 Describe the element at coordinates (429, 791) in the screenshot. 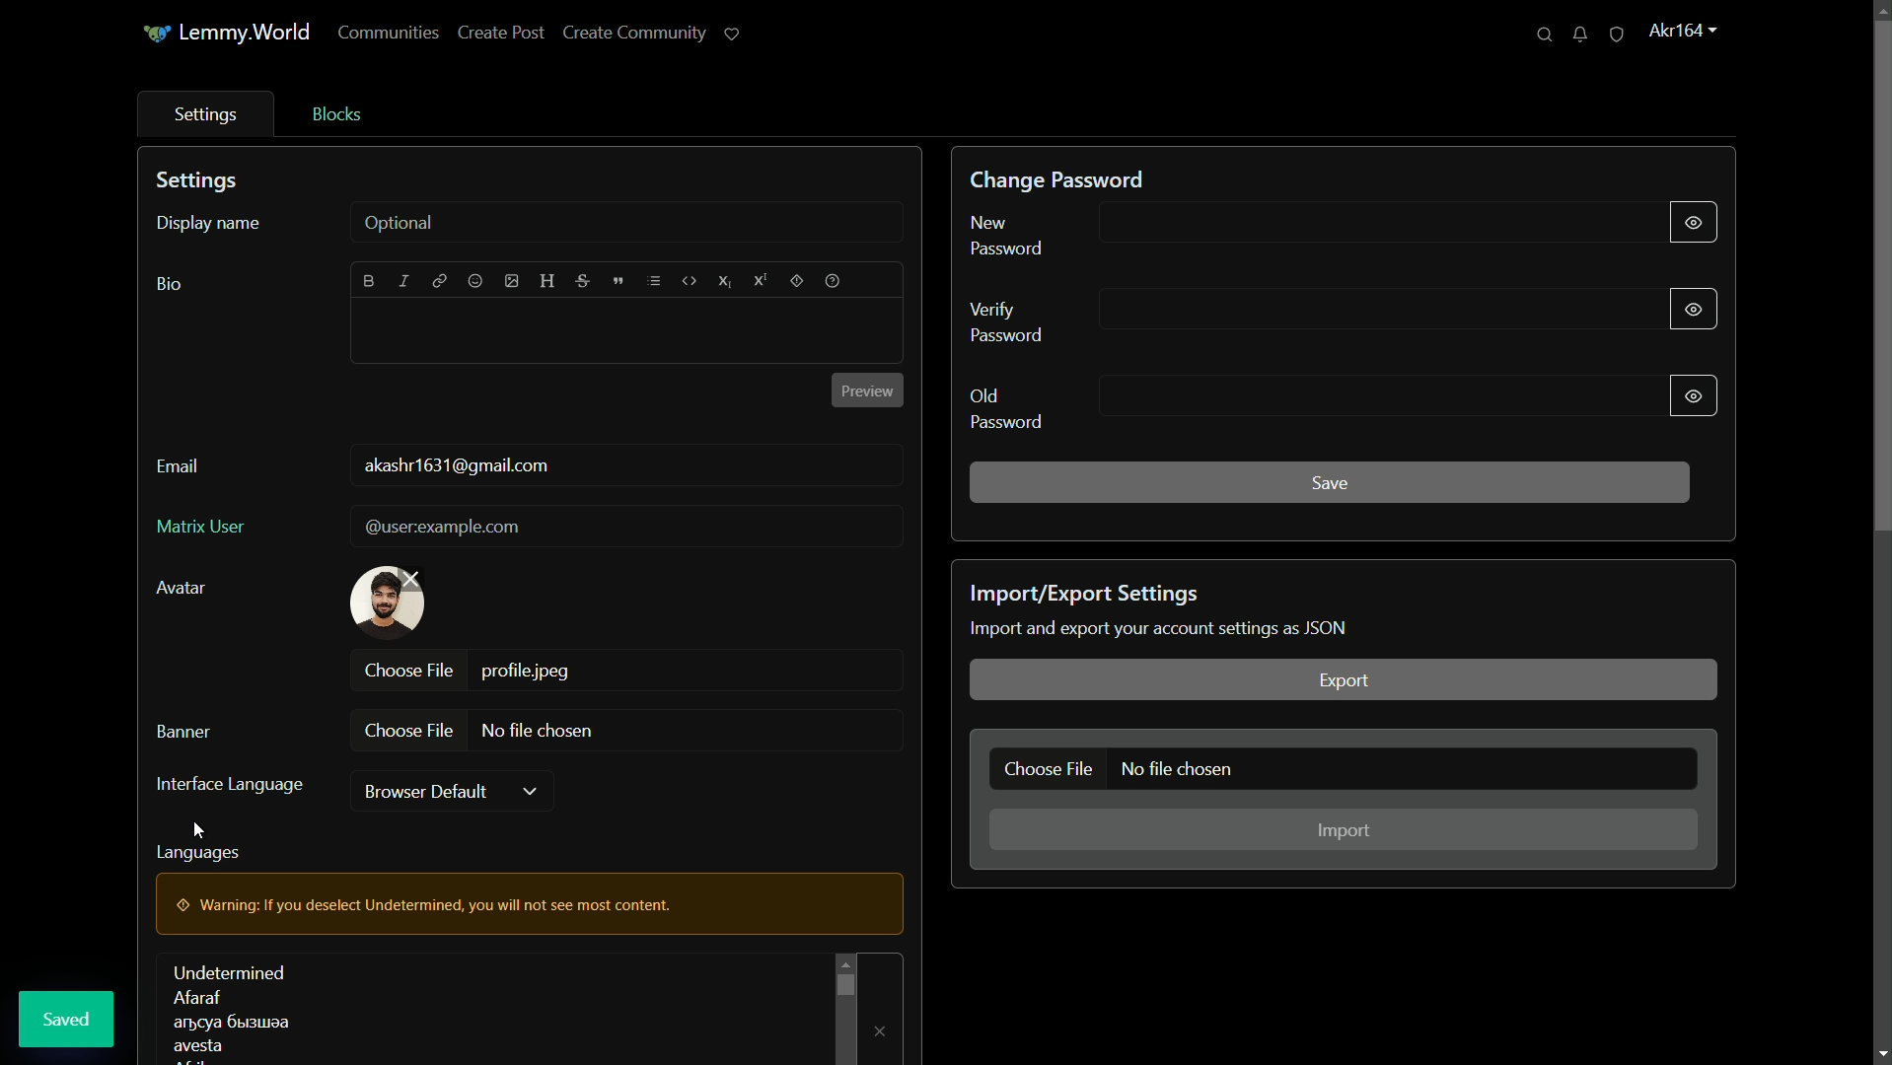

I see `browser default` at that location.